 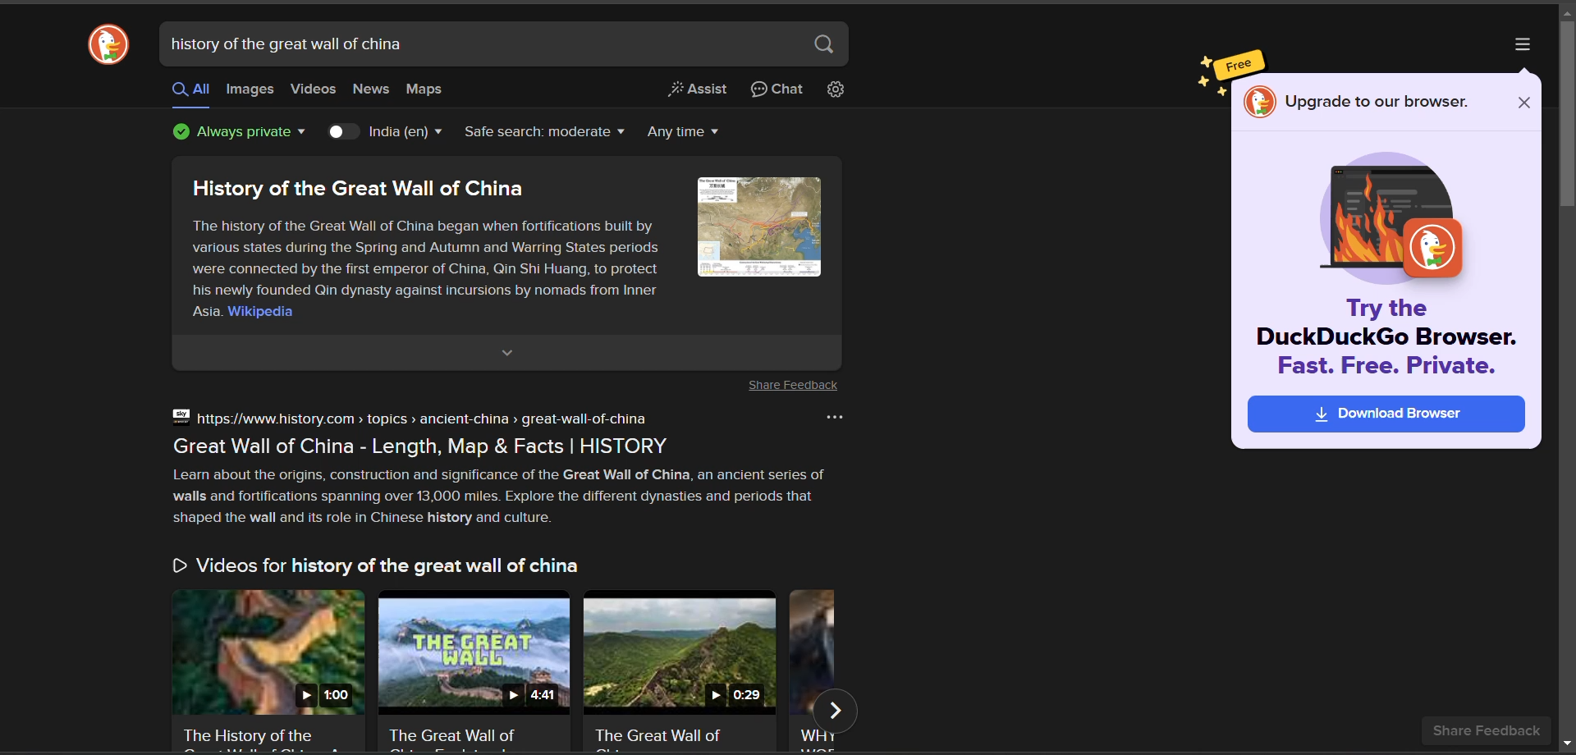 What do you see at coordinates (242, 133) in the screenshot?
I see `privacy protection badge` at bounding box center [242, 133].